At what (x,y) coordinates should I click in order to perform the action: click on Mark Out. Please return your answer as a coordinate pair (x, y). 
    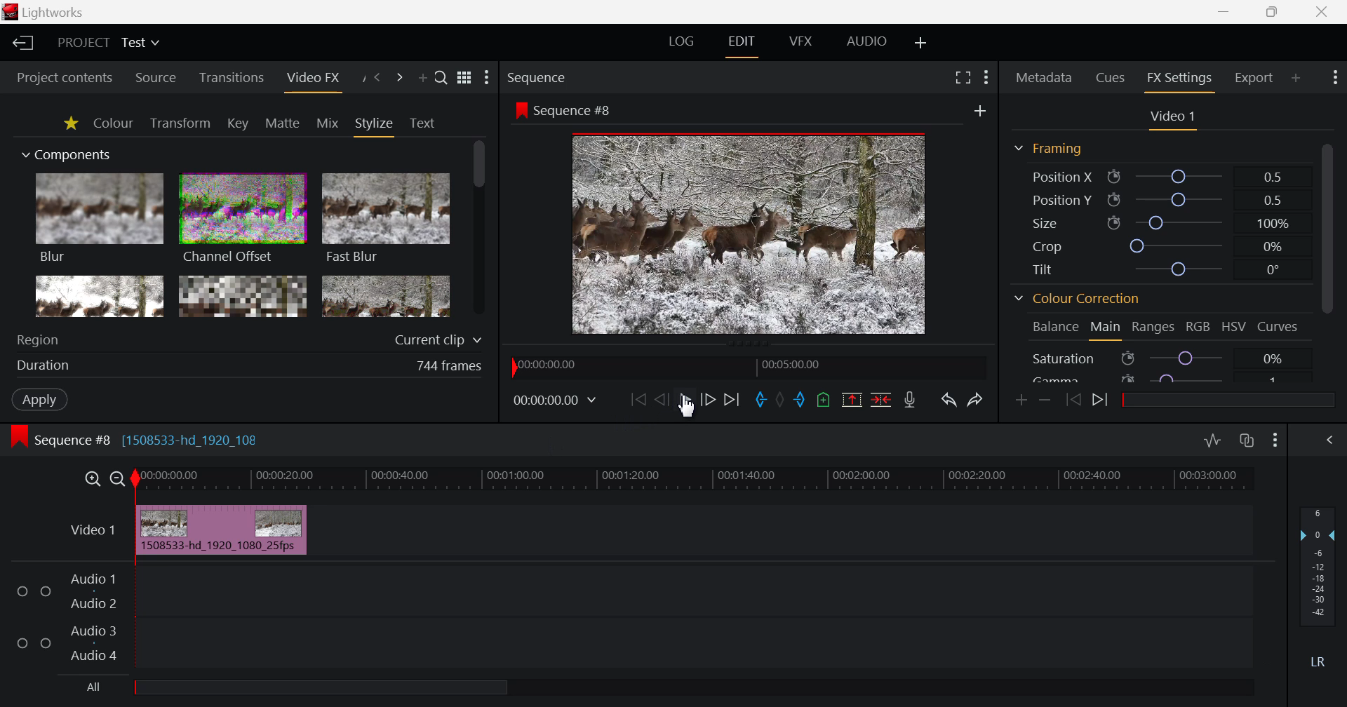
    Looking at the image, I should click on (803, 401).